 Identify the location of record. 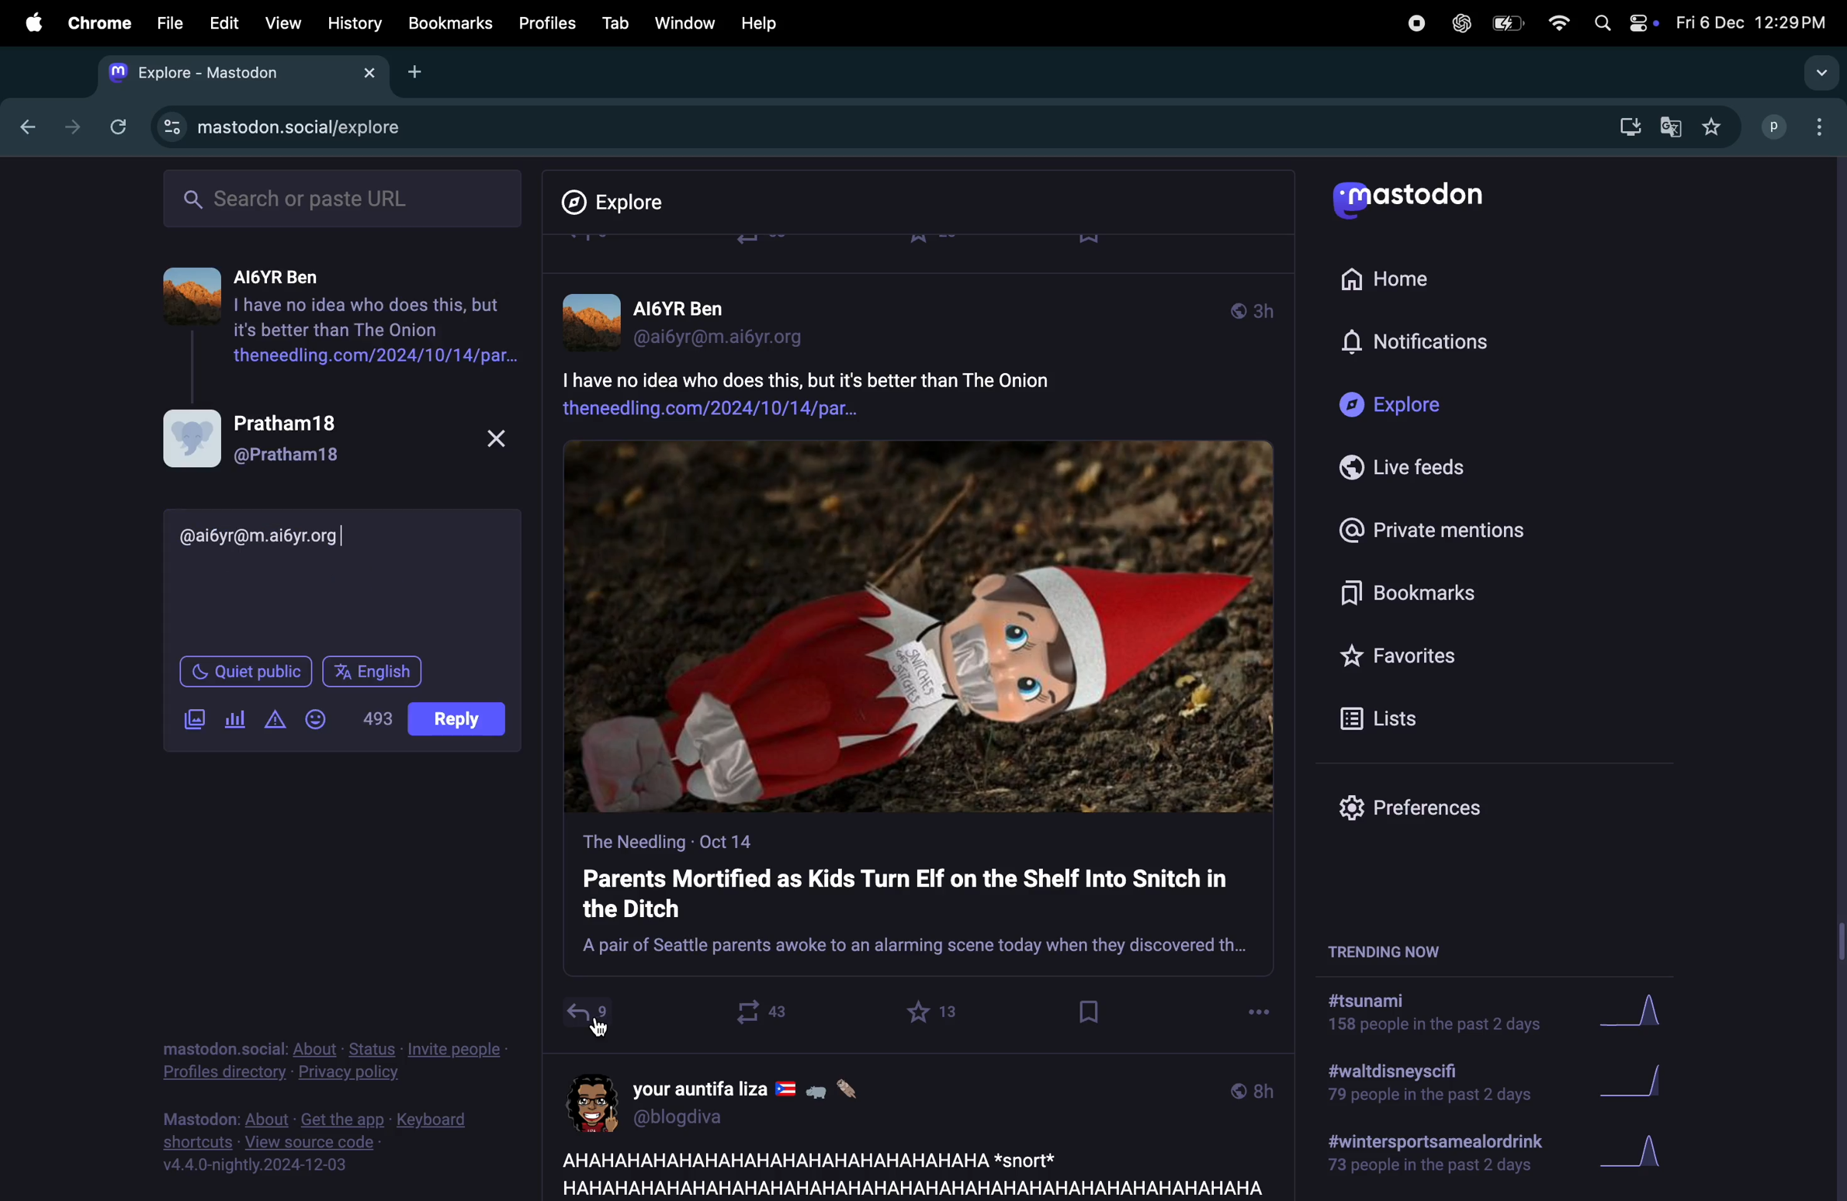
(1415, 22).